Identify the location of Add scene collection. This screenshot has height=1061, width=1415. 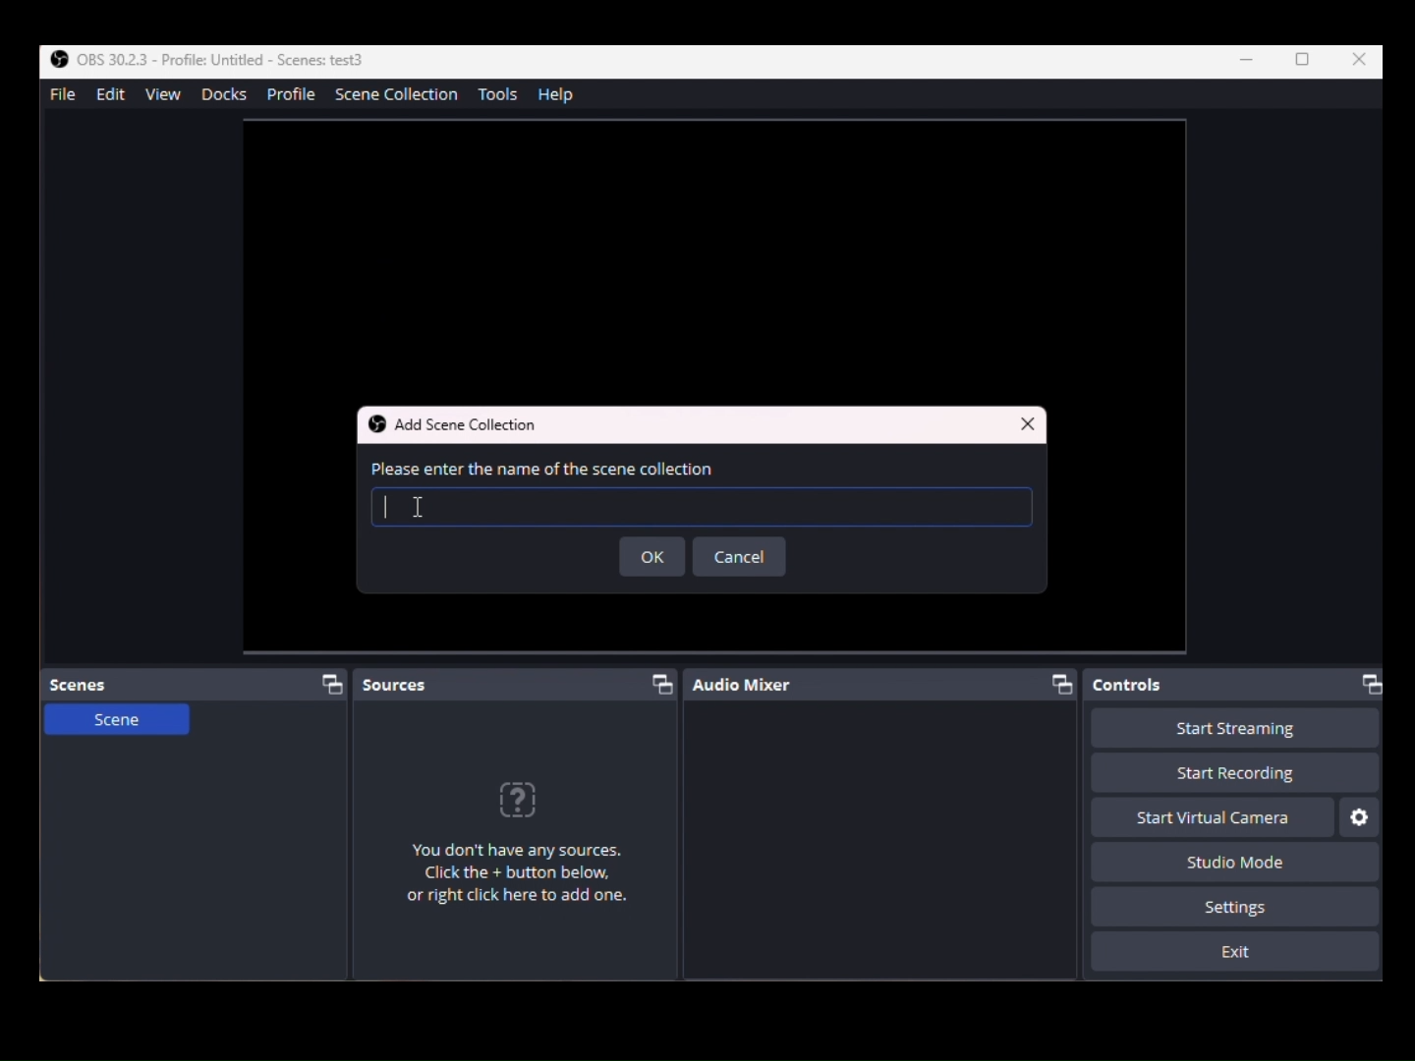
(467, 424).